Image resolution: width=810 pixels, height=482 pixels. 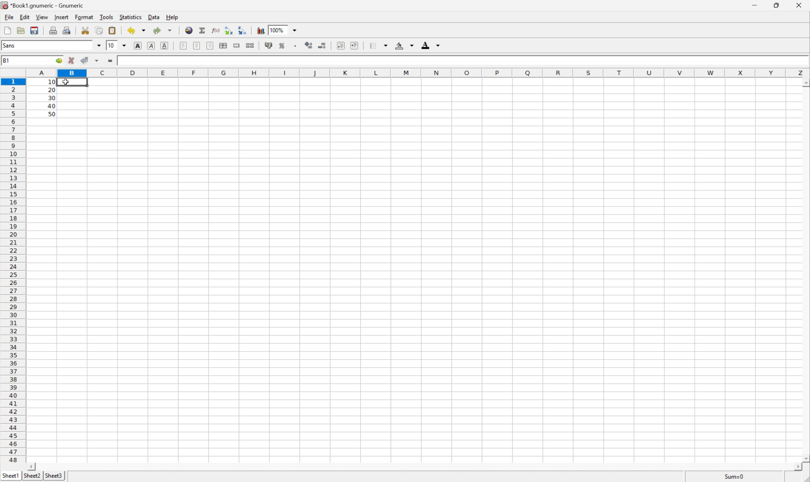 What do you see at coordinates (85, 60) in the screenshot?
I see `Accept changes` at bounding box center [85, 60].